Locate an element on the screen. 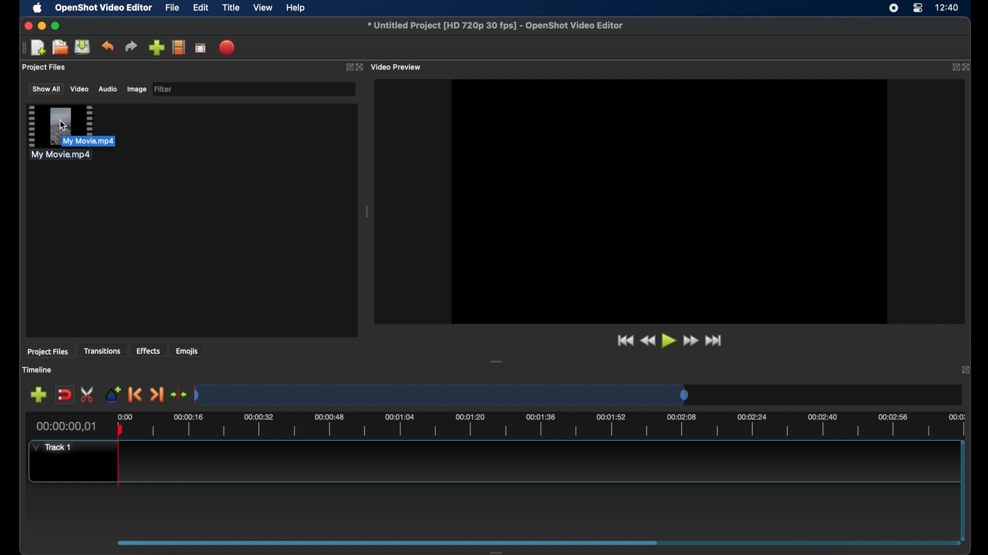 This screenshot has height=555, width=988. enable razor is located at coordinates (88, 394).